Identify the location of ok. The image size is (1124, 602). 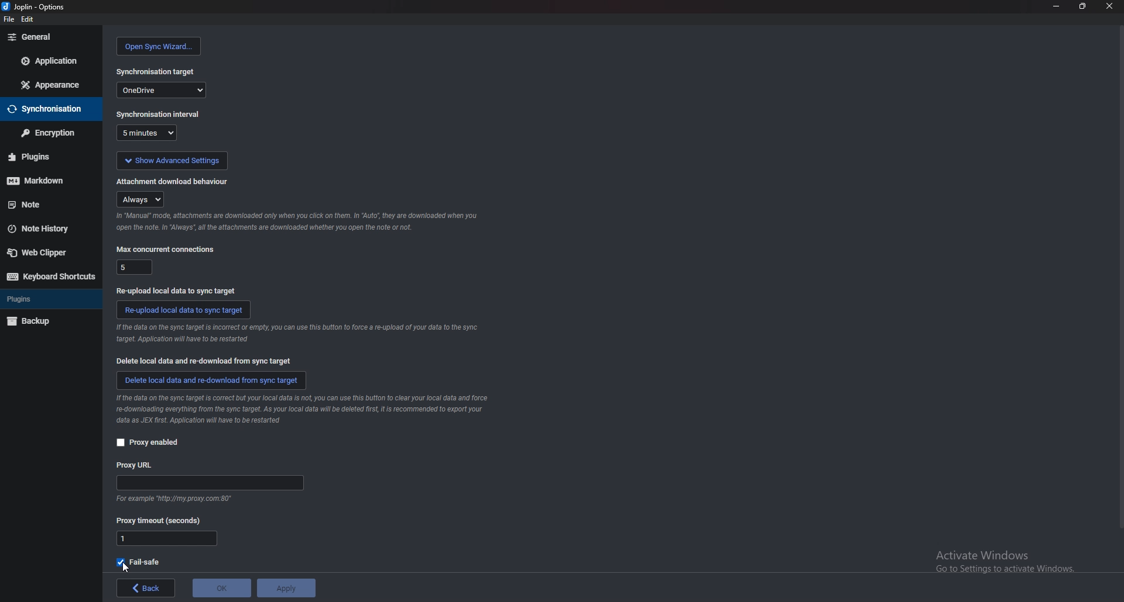
(222, 586).